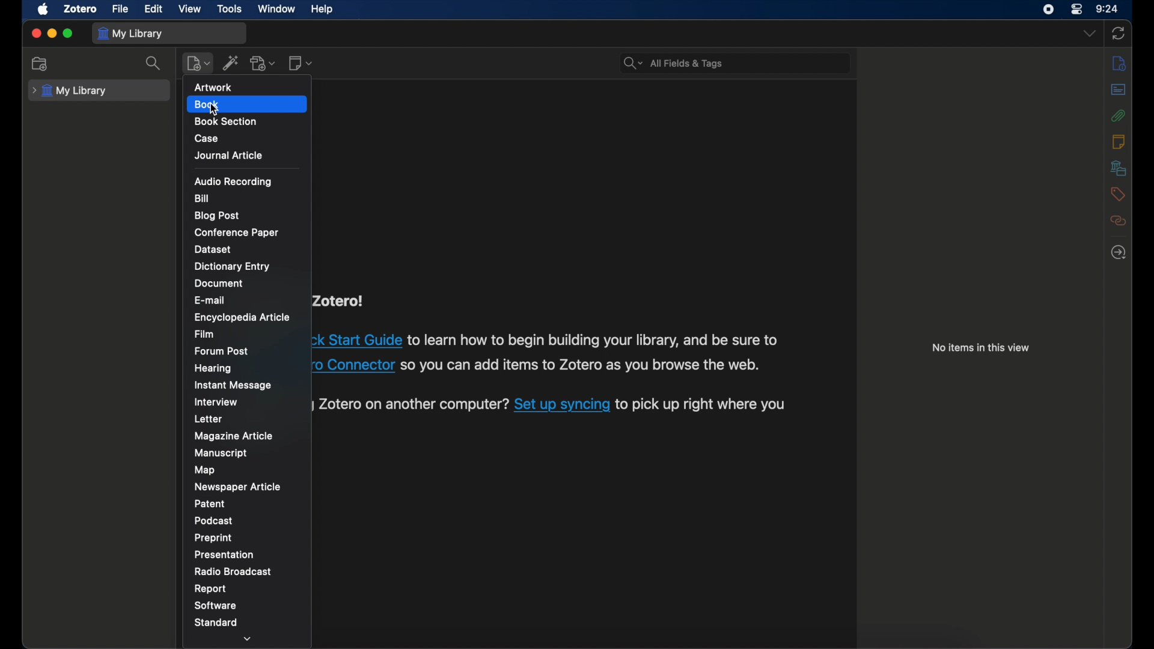 The width and height of the screenshot is (1154, 649). Describe the element at coordinates (231, 62) in the screenshot. I see `add items` at that location.